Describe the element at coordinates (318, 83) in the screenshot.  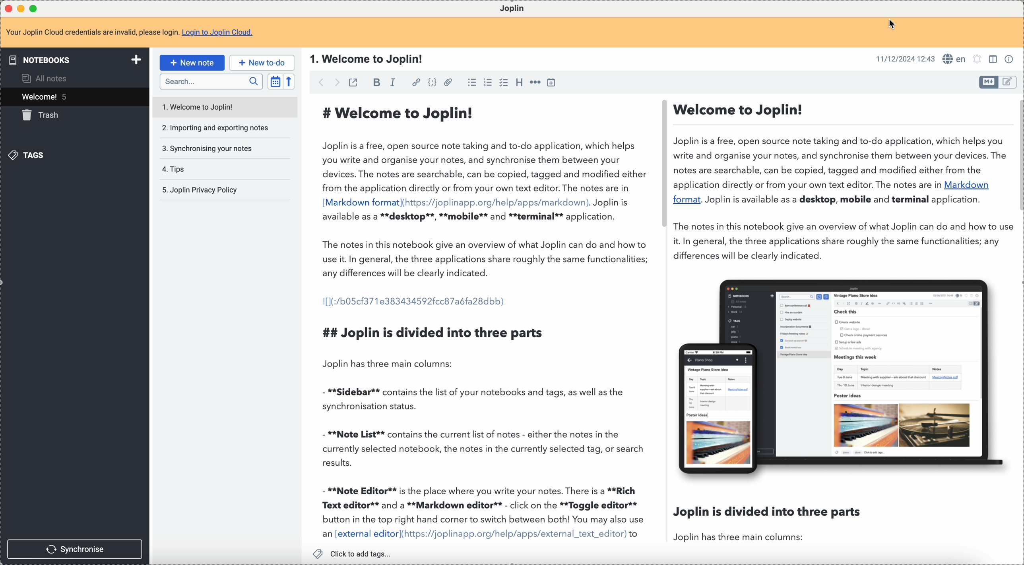
I see `back` at that location.